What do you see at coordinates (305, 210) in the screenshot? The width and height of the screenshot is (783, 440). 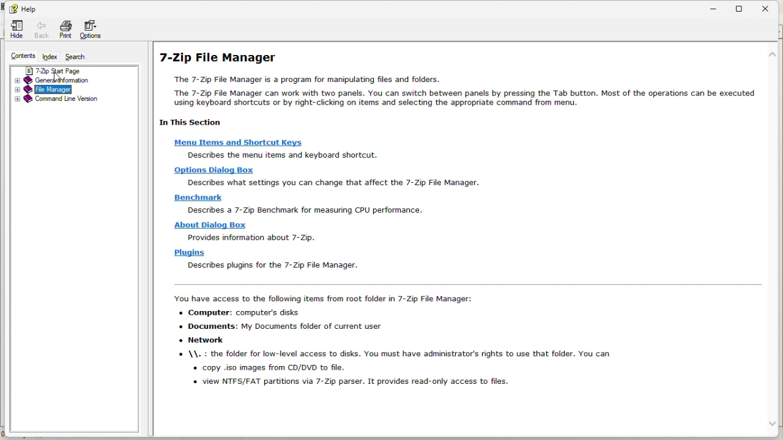 I see `Describes a 7-Zip Benchmark for measuring CPU performance` at bounding box center [305, 210].